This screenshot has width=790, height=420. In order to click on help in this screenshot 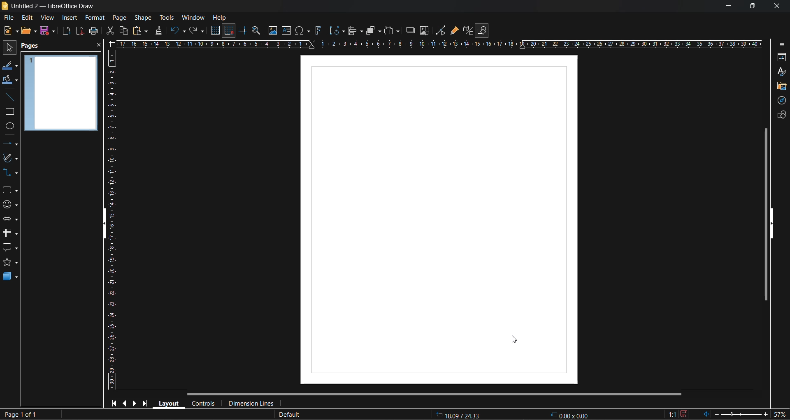, I will do `click(220, 17)`.